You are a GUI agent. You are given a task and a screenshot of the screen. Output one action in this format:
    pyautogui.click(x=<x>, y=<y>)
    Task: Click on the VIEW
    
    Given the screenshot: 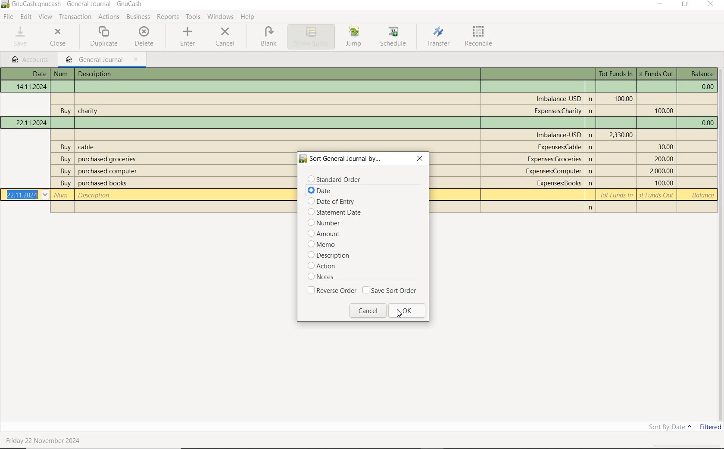 What is the action you would take?
    pyautogui.click(x=46, y=17)
    